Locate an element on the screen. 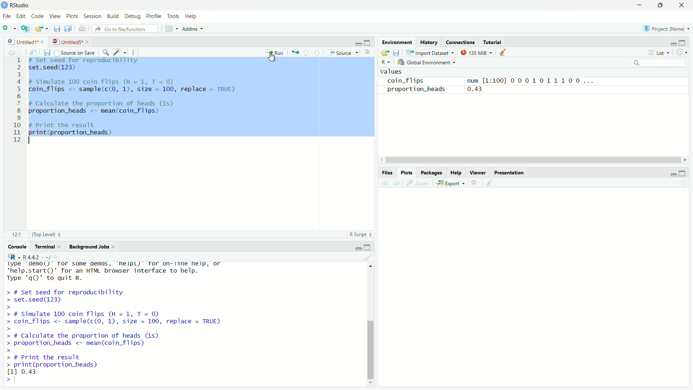  select language is located at coordinates (11, 257).